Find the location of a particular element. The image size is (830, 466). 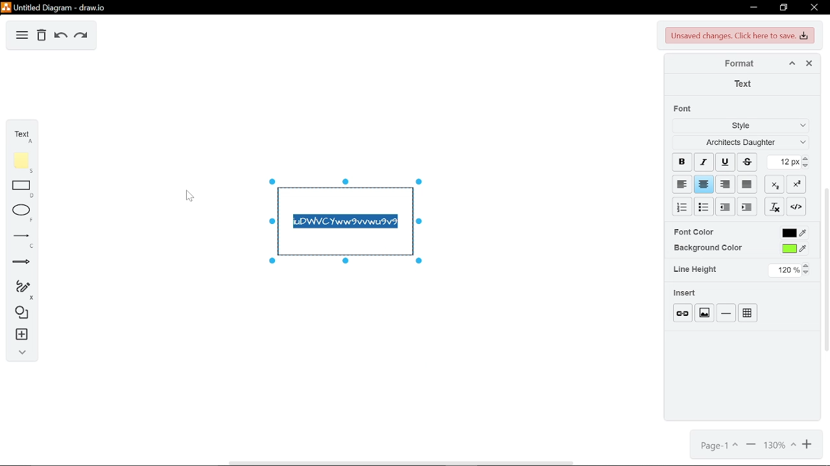

subscript is located at coordinates (776, 184).